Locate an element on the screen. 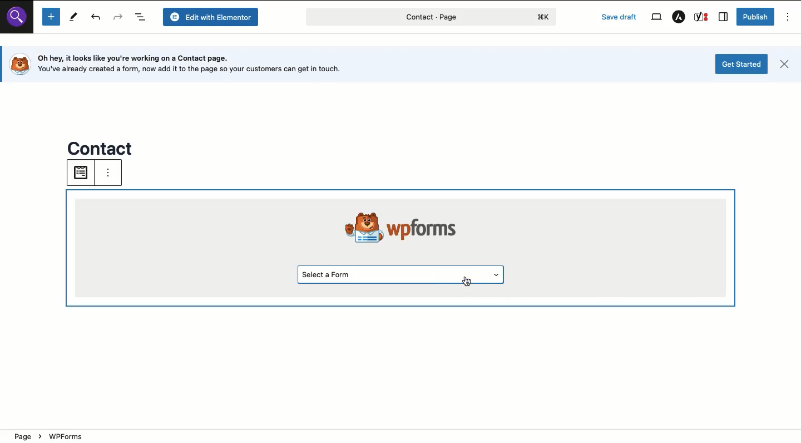 The width and height of the screenshot is (801, 443). Document overview is located at coordinates (142, 17).